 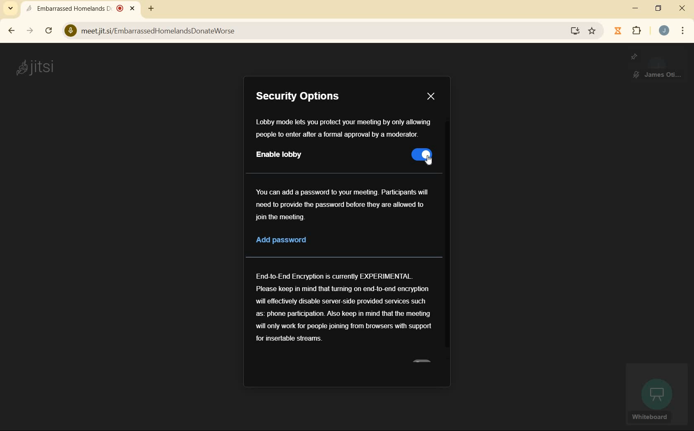 I want to click on menu, so click(x=682, y=32).